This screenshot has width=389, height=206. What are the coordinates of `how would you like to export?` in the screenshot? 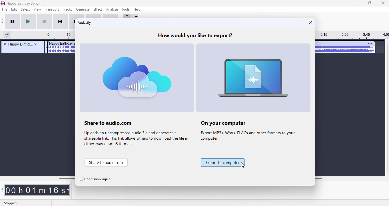 It's located at (195, 35).